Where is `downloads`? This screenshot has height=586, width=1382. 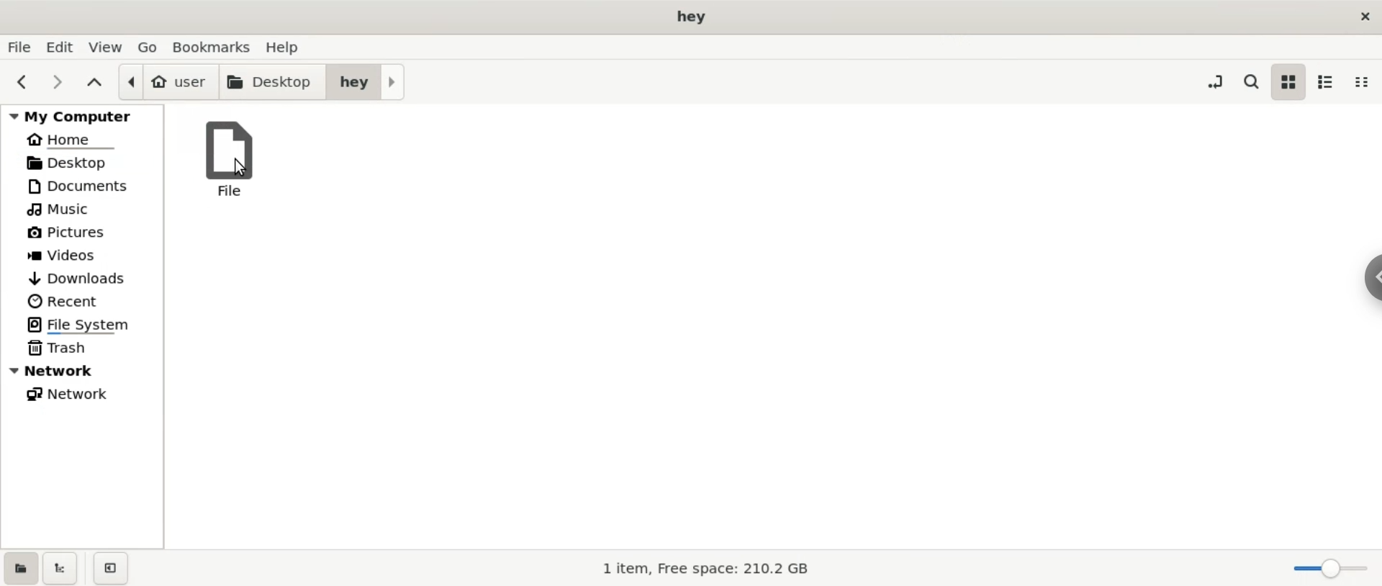
downloads is located at coordinates (85, 275).